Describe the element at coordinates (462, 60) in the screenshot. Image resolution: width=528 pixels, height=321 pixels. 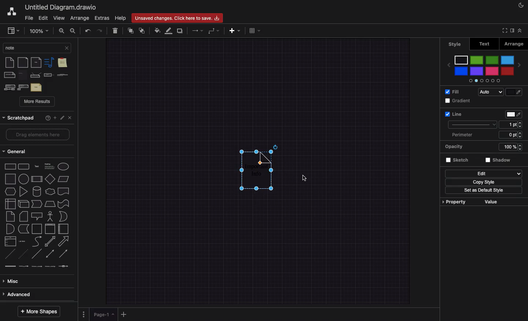
I see `black` at that location.